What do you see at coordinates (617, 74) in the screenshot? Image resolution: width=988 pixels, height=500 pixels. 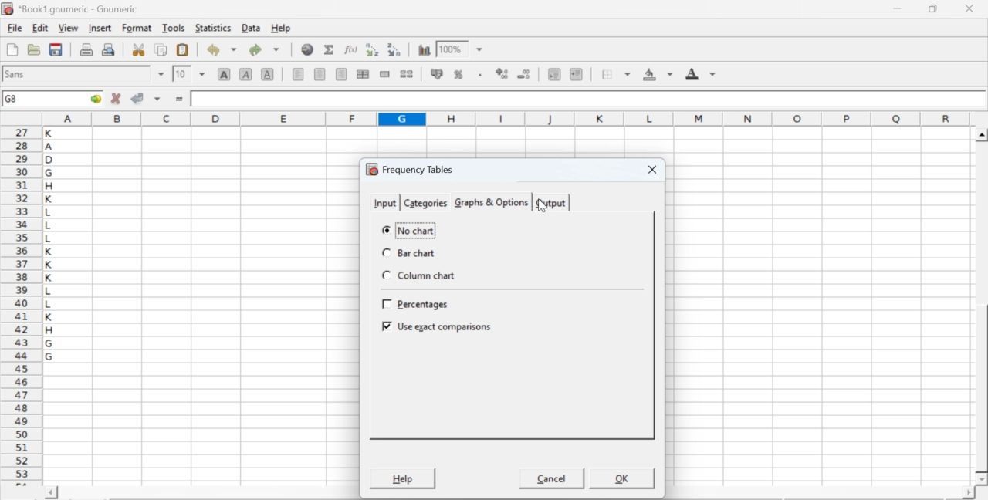 I see `borders` at bounding box center [617, 74].